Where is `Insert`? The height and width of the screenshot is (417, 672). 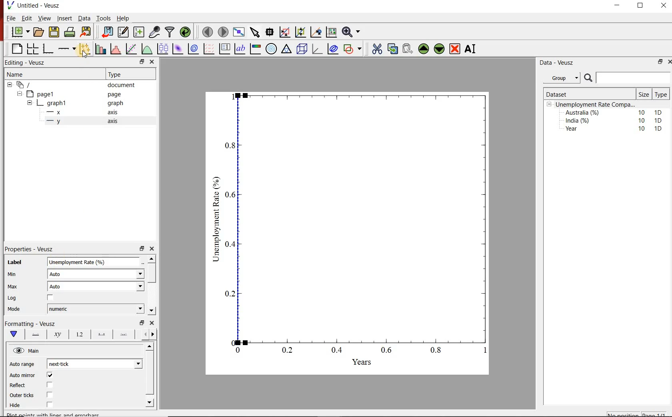 Insert is located at coordinates (64, 18).